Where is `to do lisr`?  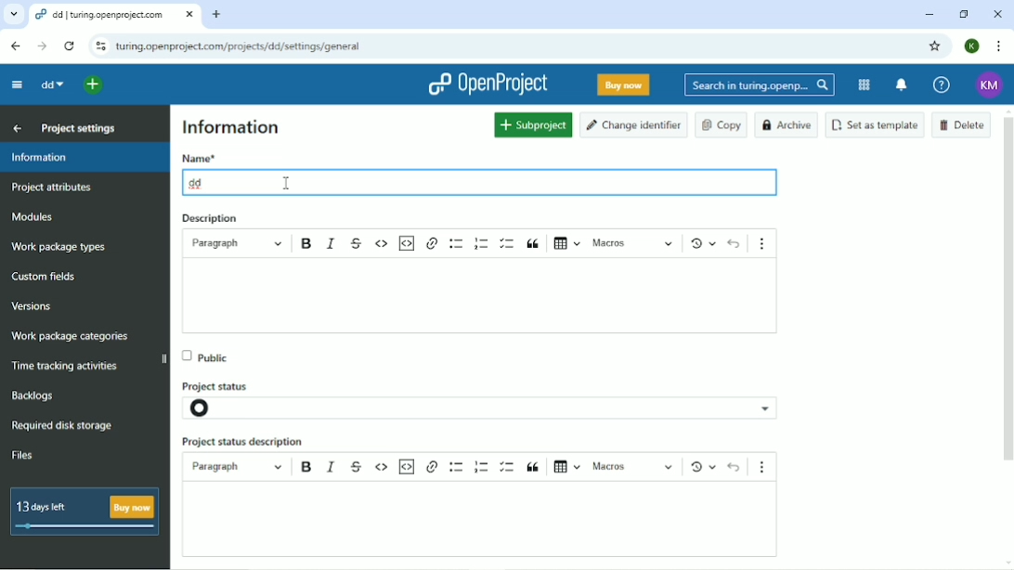
to do lisr is located at coordinates (508, 465).